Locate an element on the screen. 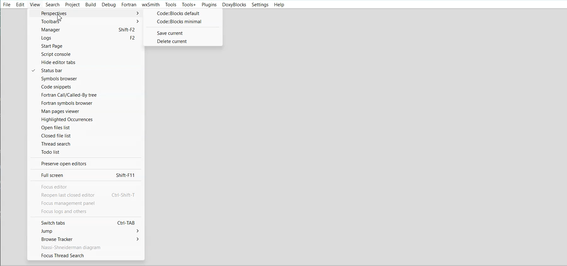 Image resolution: width=567 pixels, height=266 pixels. Open files list is located at coordinates (86, 127).